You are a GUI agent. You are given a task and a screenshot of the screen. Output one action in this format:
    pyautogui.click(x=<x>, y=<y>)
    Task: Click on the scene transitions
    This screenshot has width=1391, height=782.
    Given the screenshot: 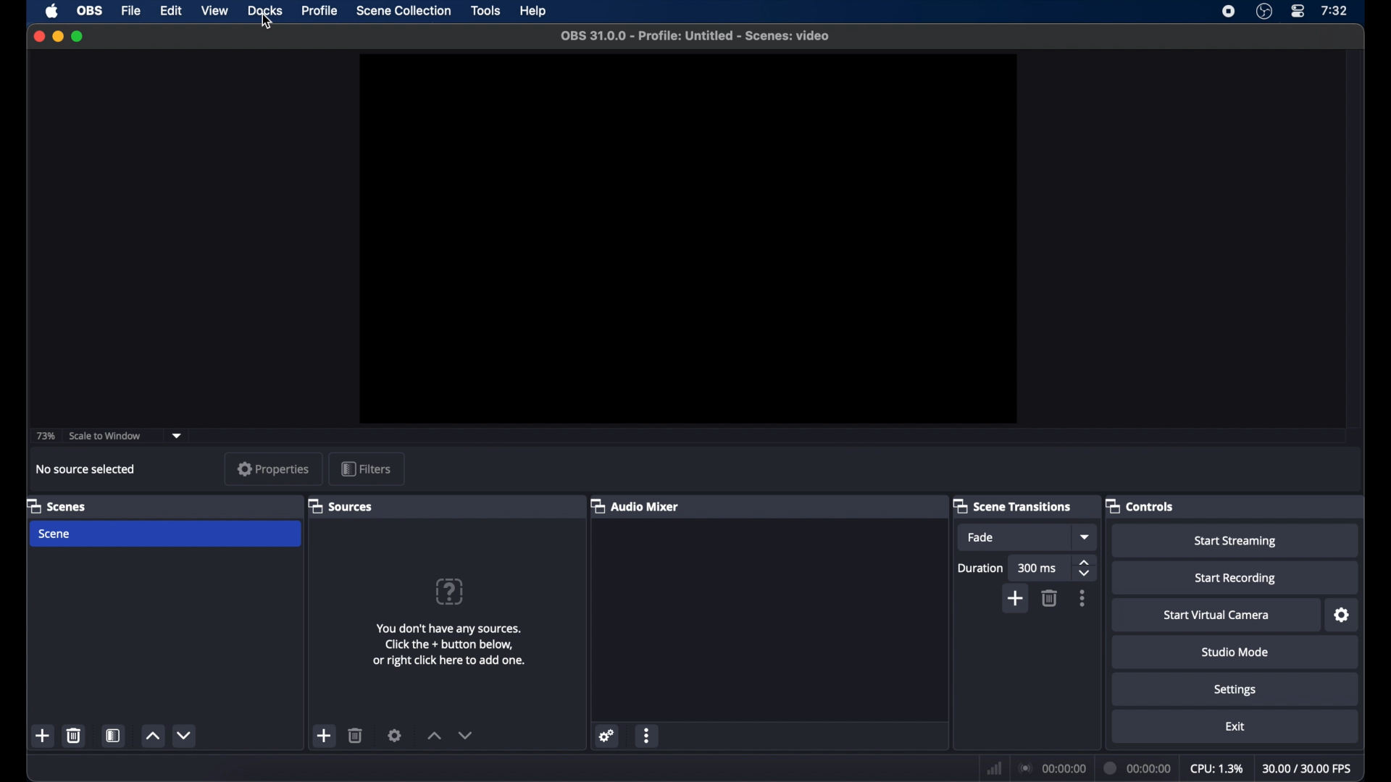 What is the action you would take?
    pyautogui.click(x=1013, y=507)
    